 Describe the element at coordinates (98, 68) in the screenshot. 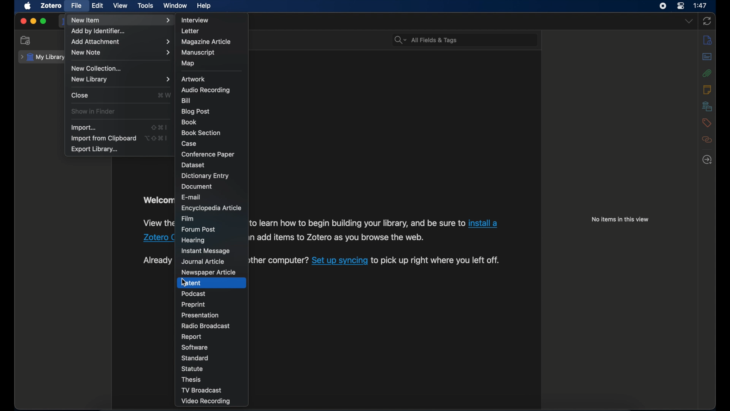

I see `new collection` at that location.